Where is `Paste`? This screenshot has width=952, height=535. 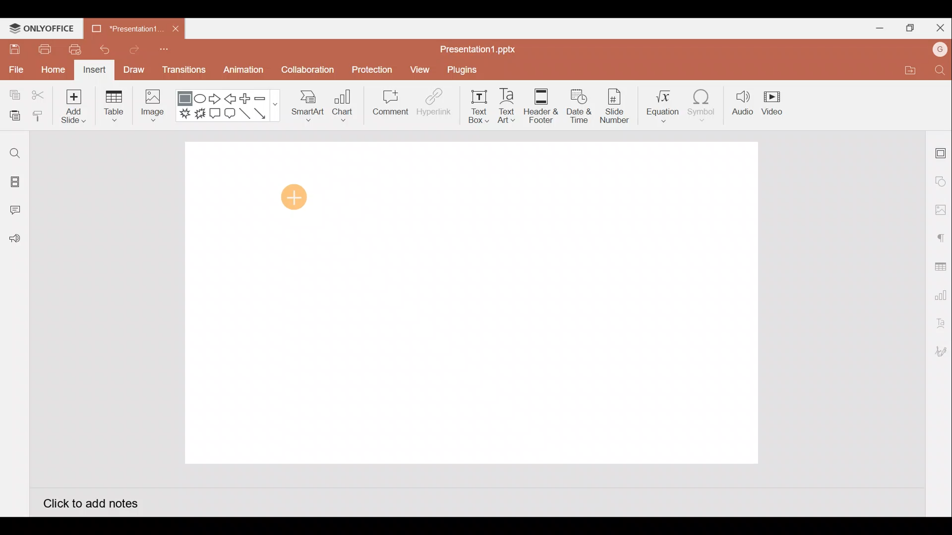
Paste is located at coordinates (12, 116).